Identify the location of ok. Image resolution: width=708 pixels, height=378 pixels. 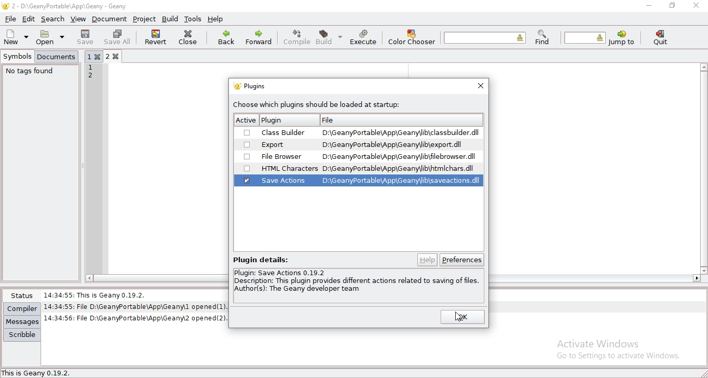
(462, 318).